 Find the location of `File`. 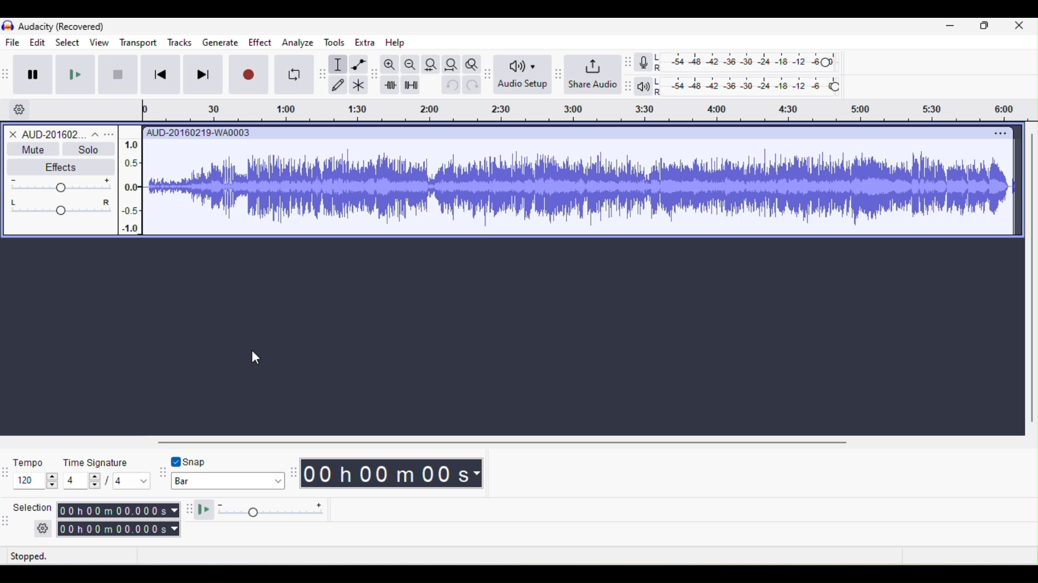

File is located at coordinates (14, 43).